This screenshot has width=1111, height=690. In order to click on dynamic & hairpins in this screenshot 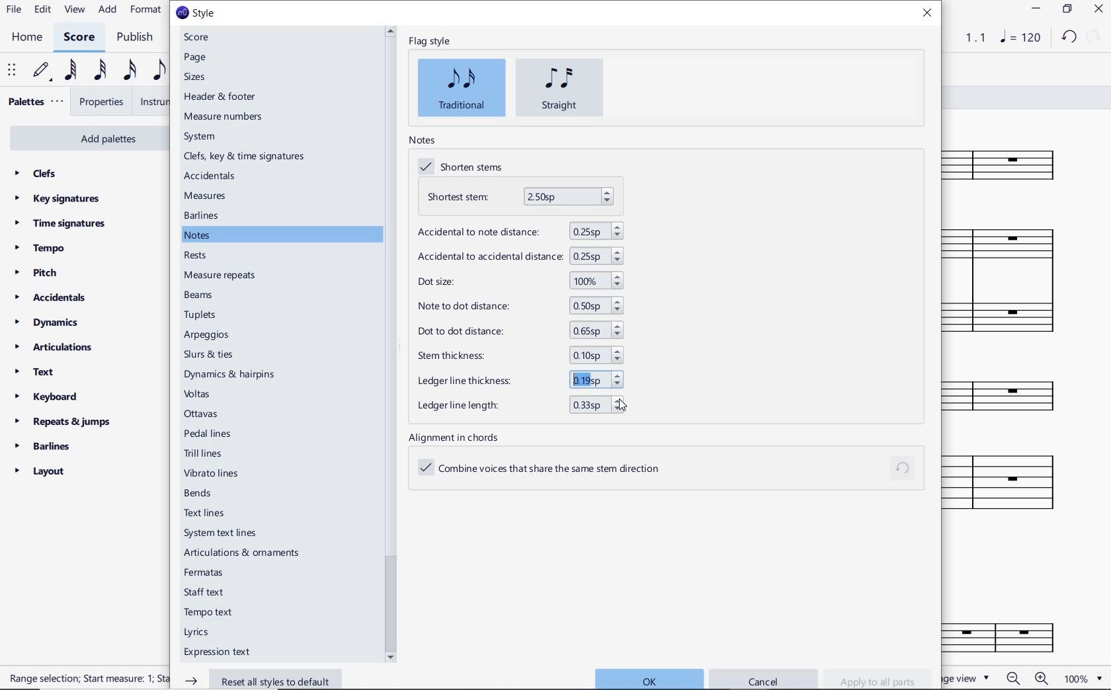, I will do `click(231, 375)`.